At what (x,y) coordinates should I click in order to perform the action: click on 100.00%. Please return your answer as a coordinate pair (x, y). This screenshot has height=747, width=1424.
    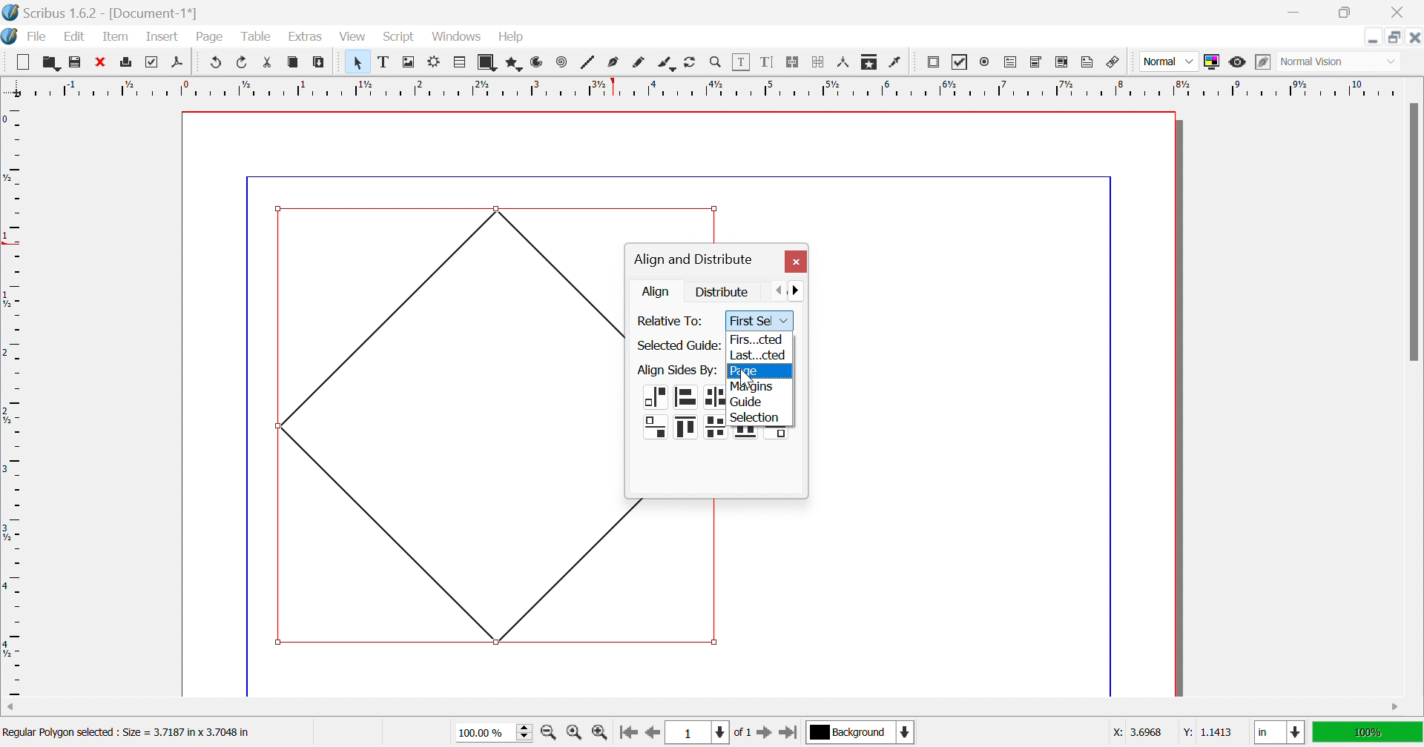
    Looking at the image, I should click on (496, 733).